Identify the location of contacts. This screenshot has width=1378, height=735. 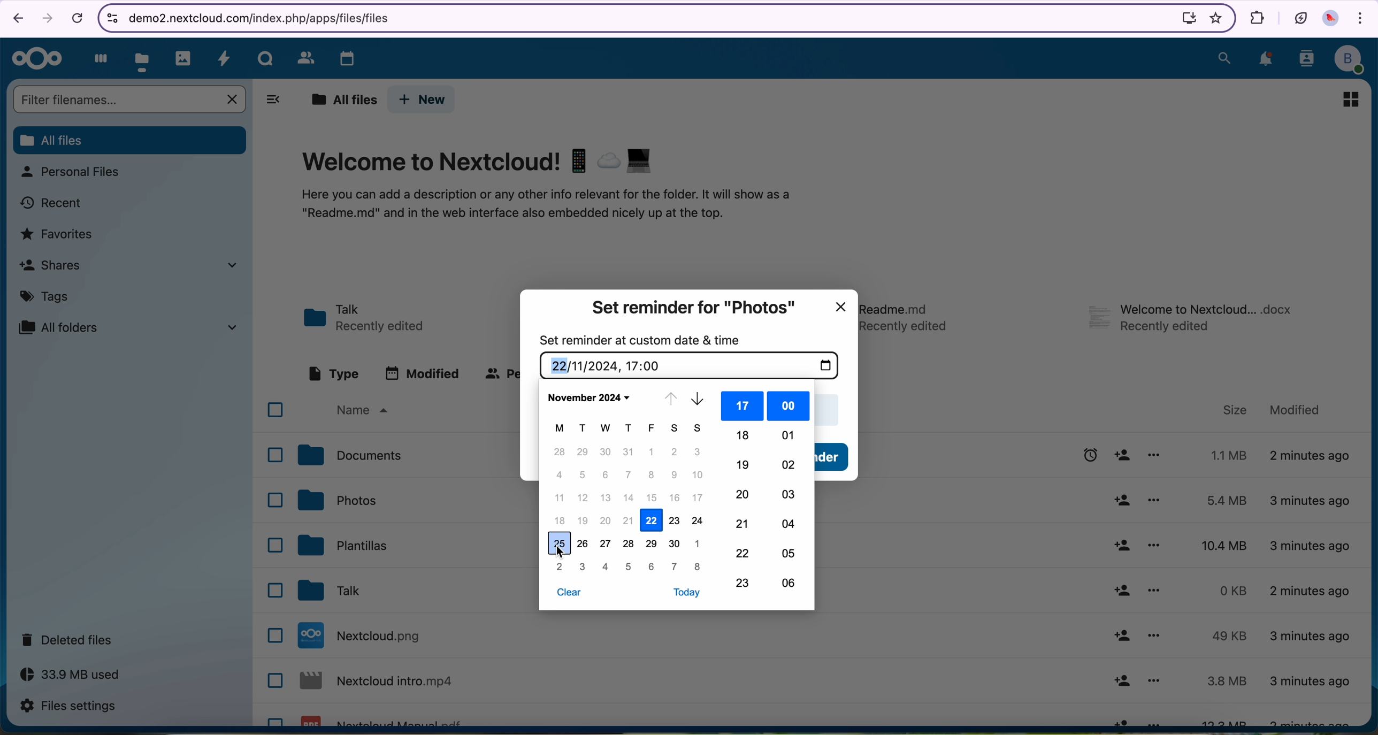
(302, 57).